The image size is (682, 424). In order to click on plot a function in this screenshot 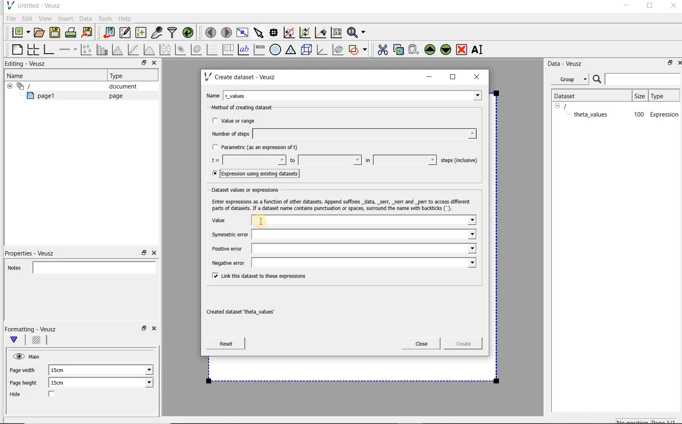, I will do `click(149, 50)`.